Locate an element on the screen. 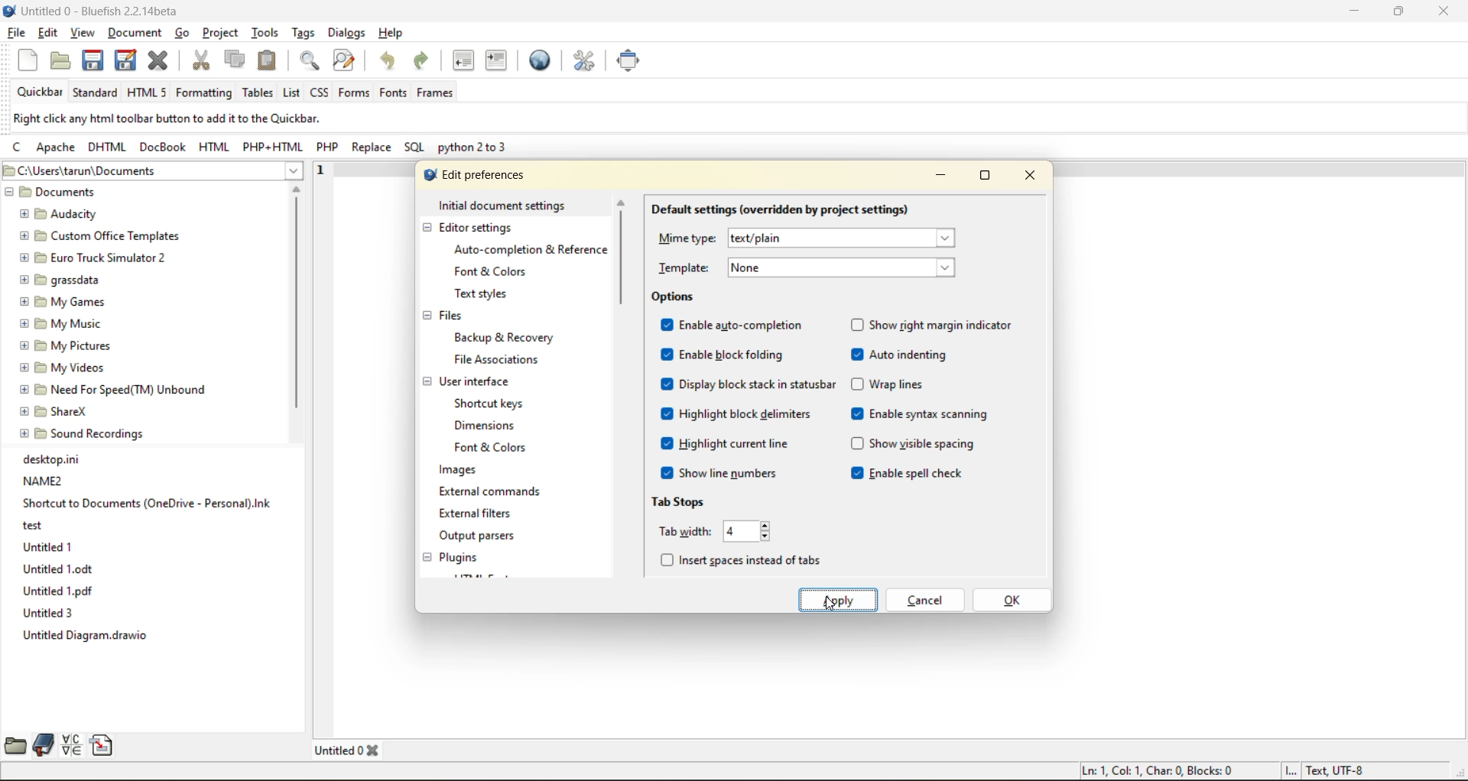  find and replace is located at coordinates (345, 61).